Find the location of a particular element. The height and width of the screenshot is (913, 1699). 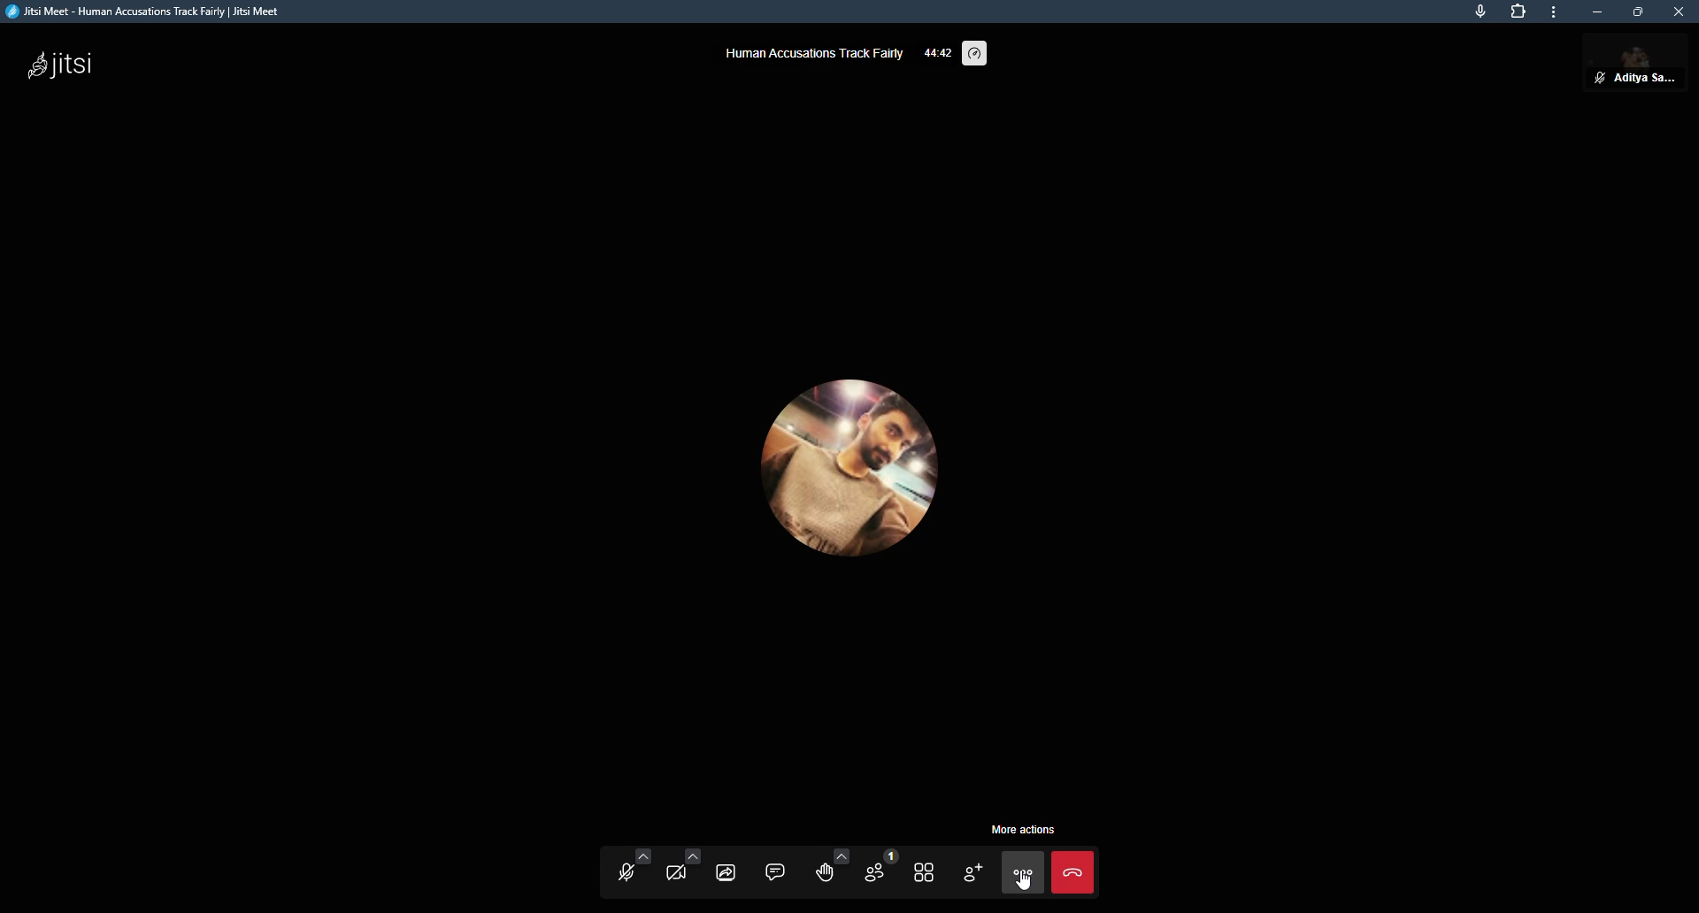

profile is located at coordinates (839, 459).